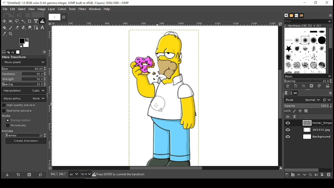  What do you see at coordinates (24, 79) in the screenshot?
I see `strength` at bounding box center [24, 79].